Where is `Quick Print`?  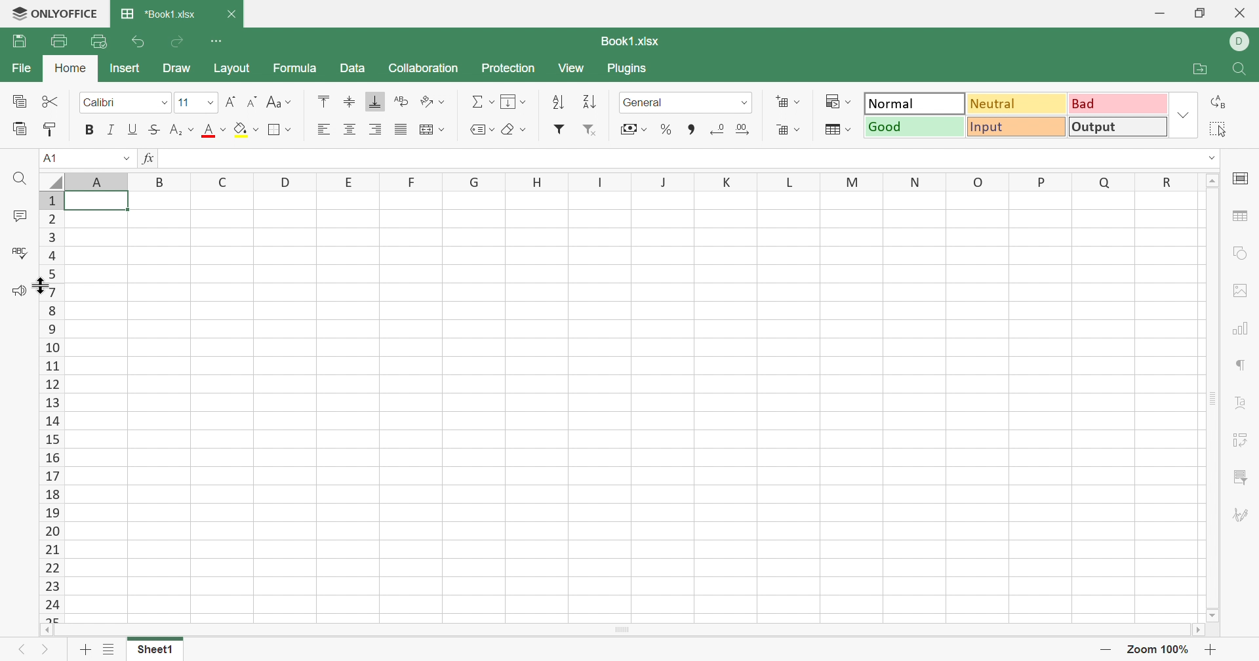
Quick Print is located at coordinates (100, 40).